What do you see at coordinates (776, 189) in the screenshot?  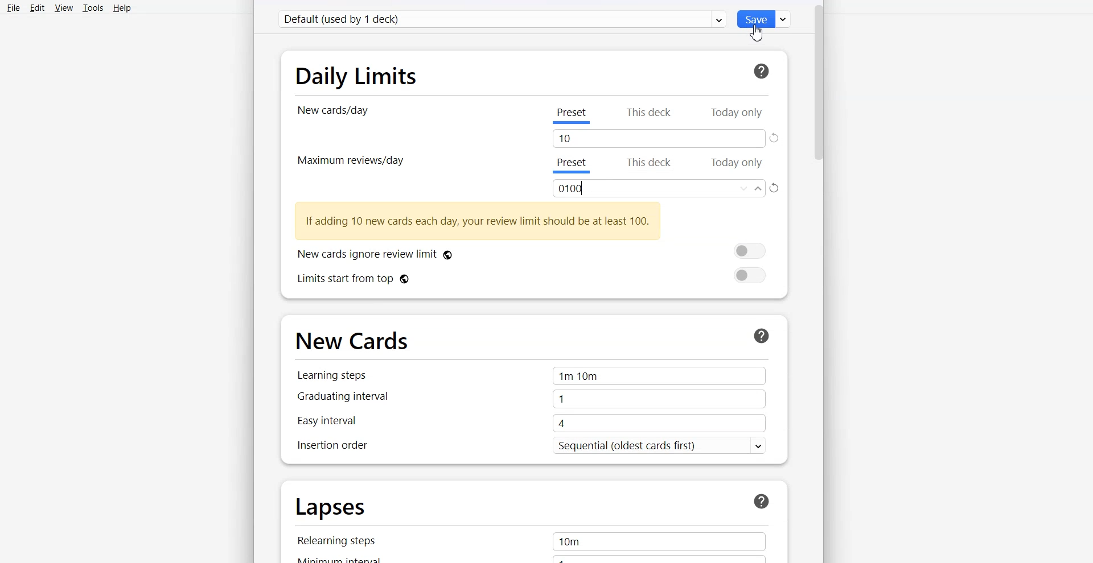 I see `Refresh` at bounding box center [776, 189].